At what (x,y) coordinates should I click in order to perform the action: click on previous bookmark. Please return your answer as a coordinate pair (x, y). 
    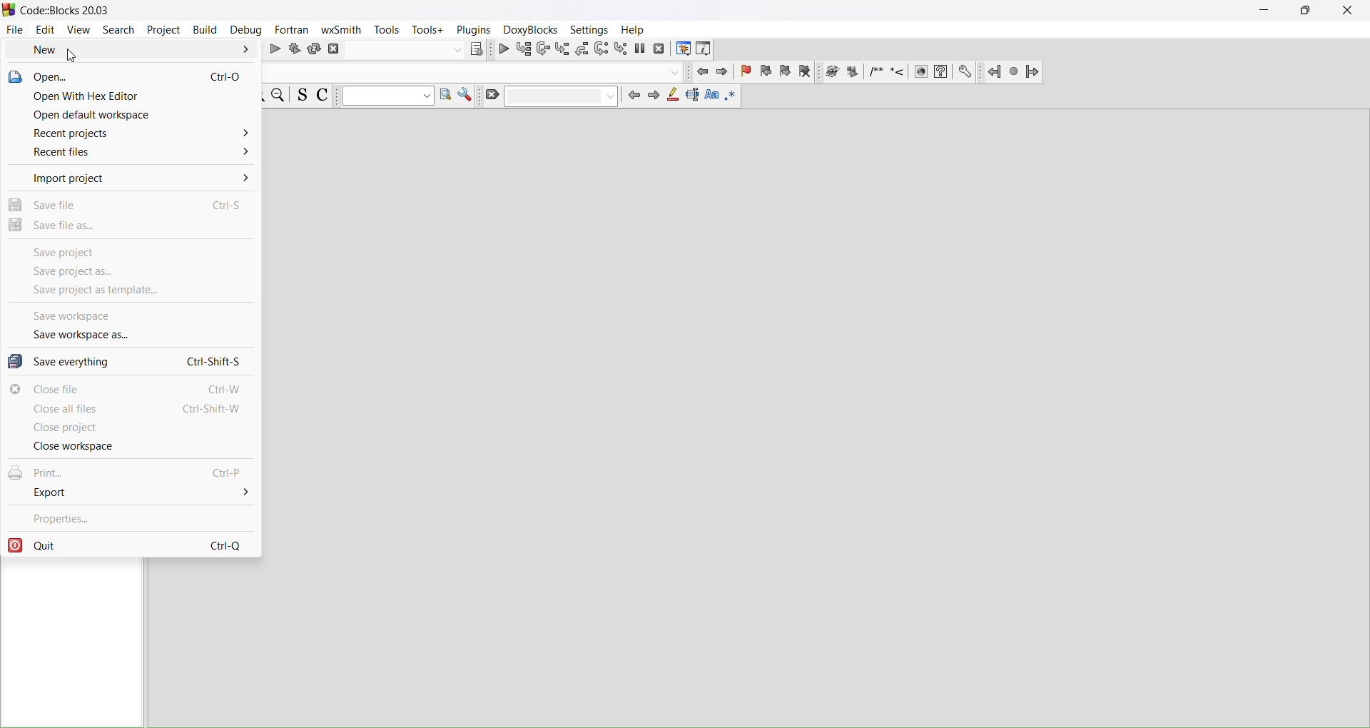
    Looking at the image, I should click on (767, 70).